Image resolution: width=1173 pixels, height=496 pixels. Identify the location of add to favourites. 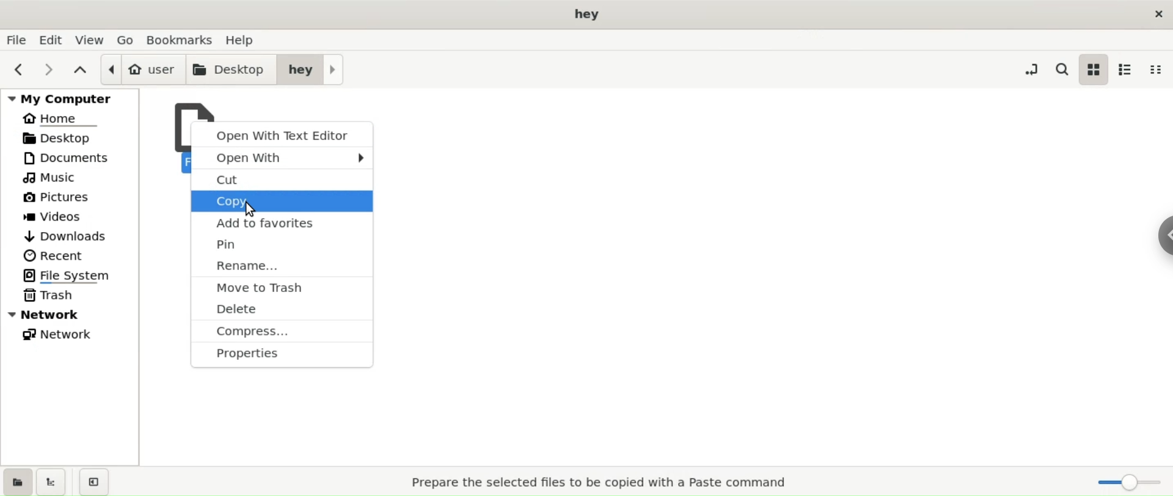
(280, 223).